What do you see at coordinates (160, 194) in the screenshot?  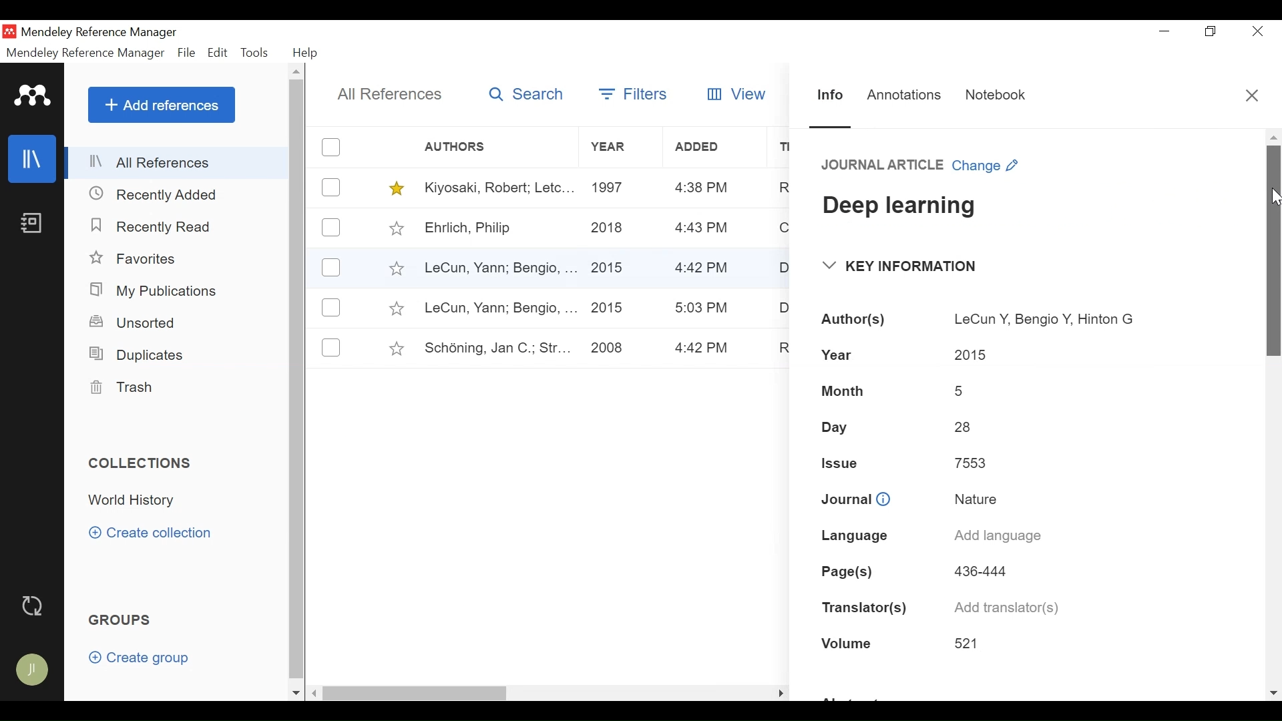 I see `Recently Added` at bounding box center [160, 194].